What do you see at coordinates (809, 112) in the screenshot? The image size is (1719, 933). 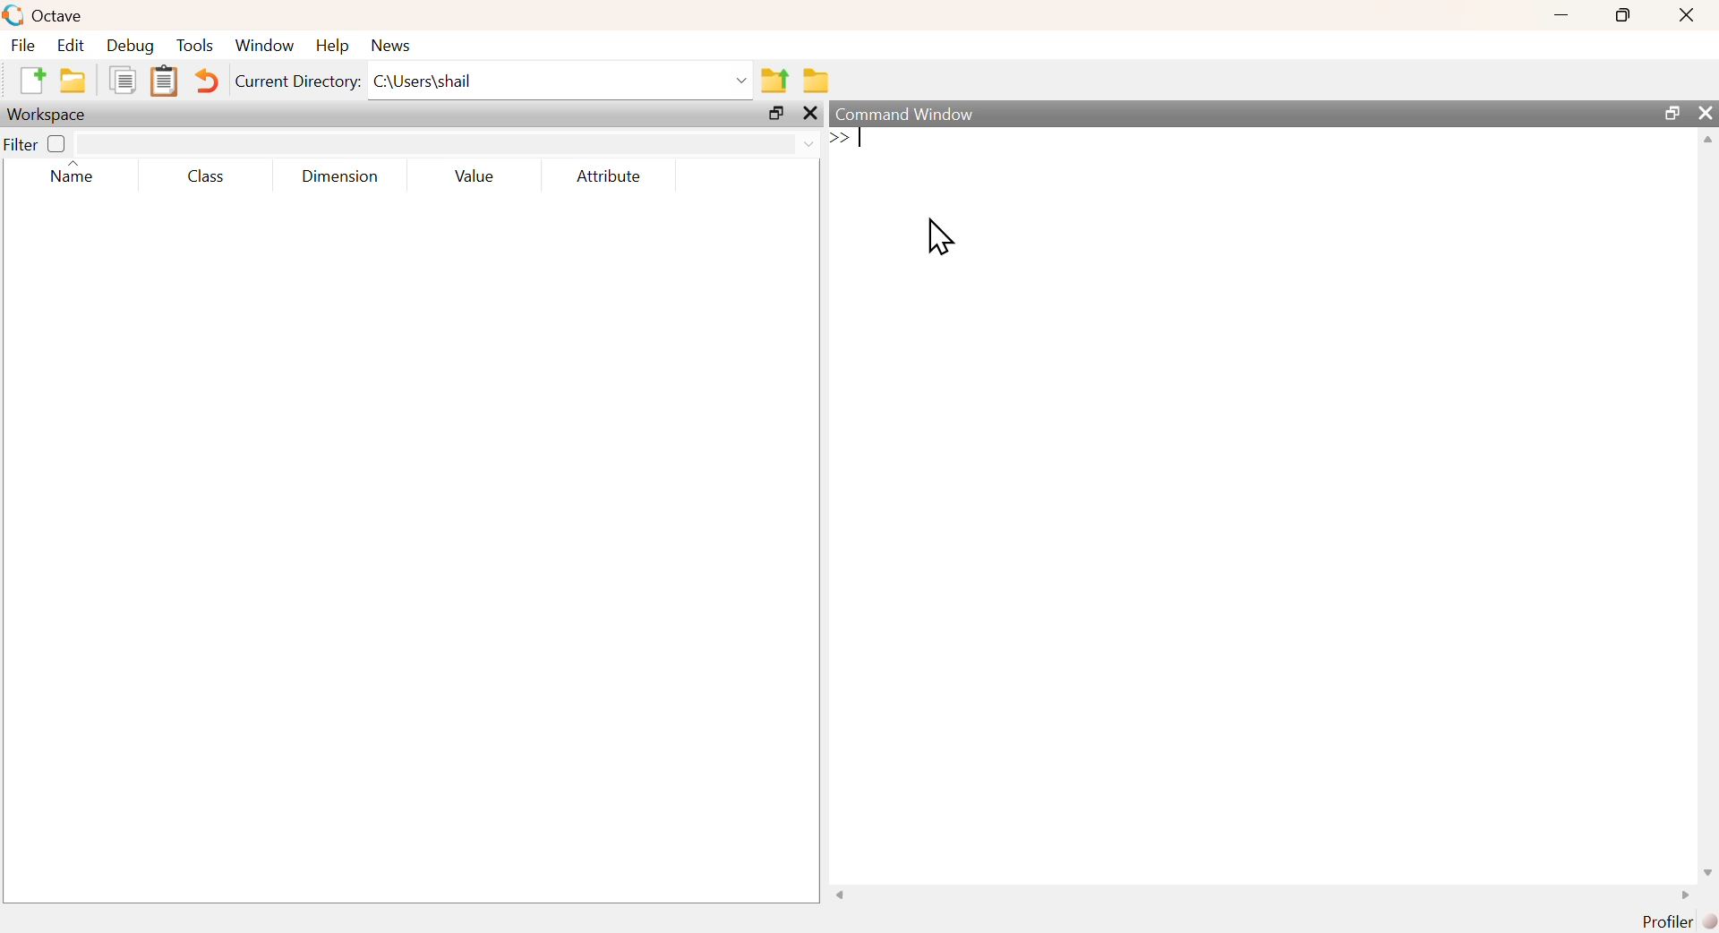 I see `close` at bounding box center [809, 112].